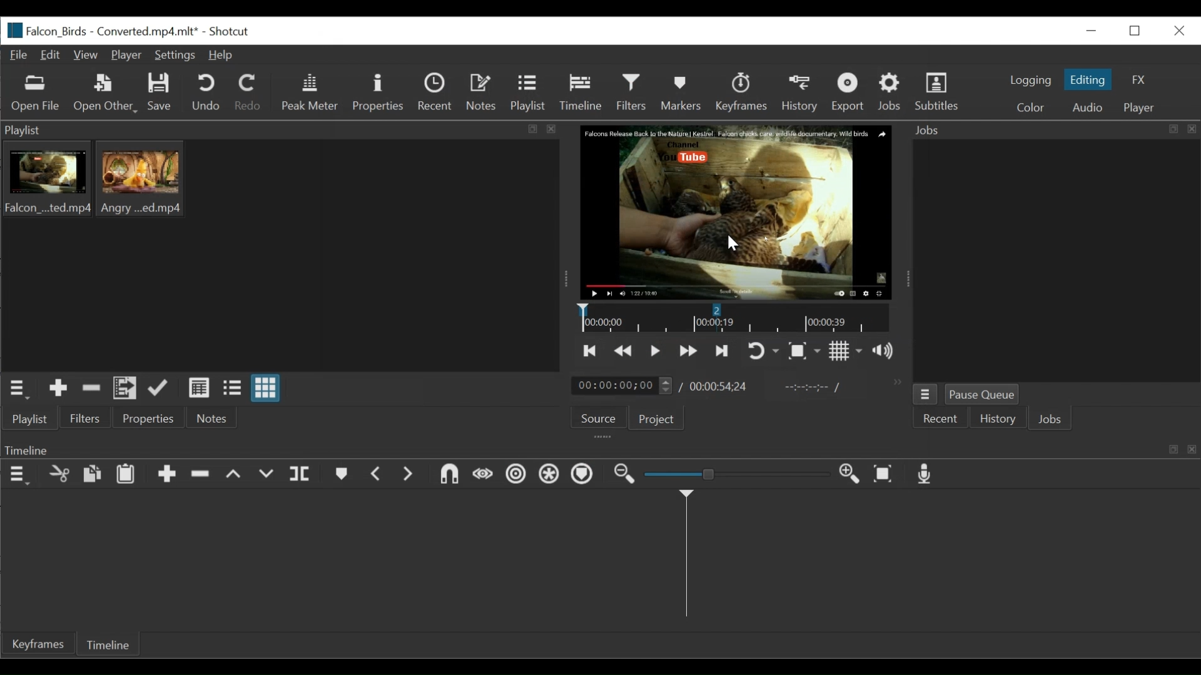 The image size is (1201, 675). I want to click on Jobs, so click(1053, 420).